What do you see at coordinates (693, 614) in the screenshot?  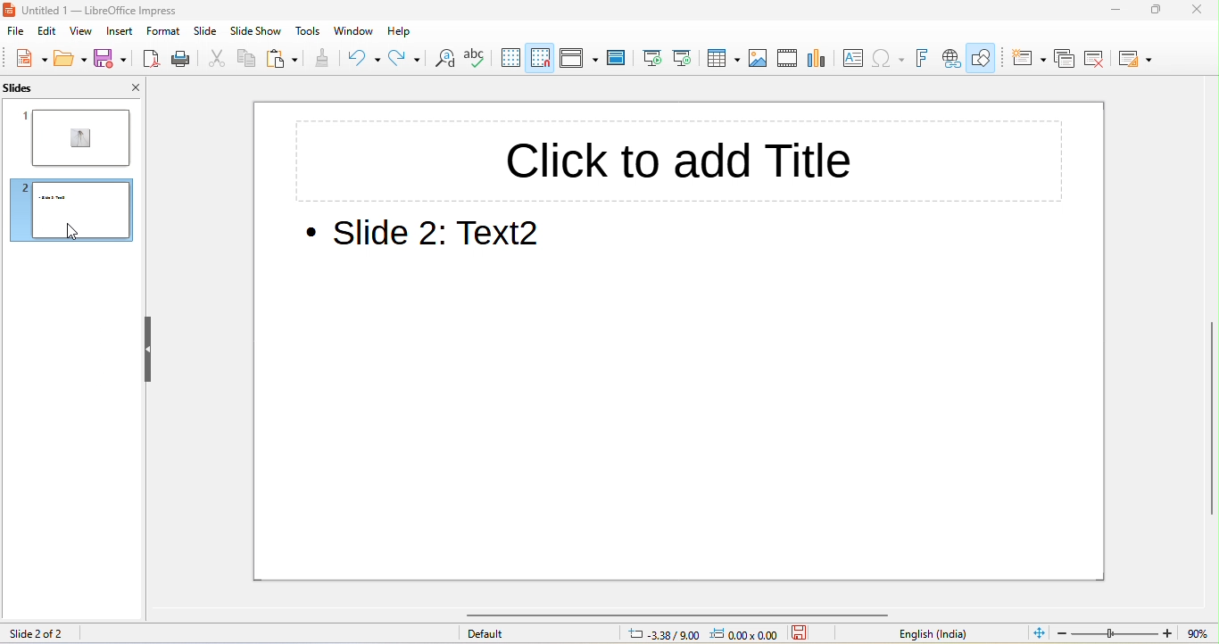 I see `horizontal scroll bar` at bounding box center [693, 614].